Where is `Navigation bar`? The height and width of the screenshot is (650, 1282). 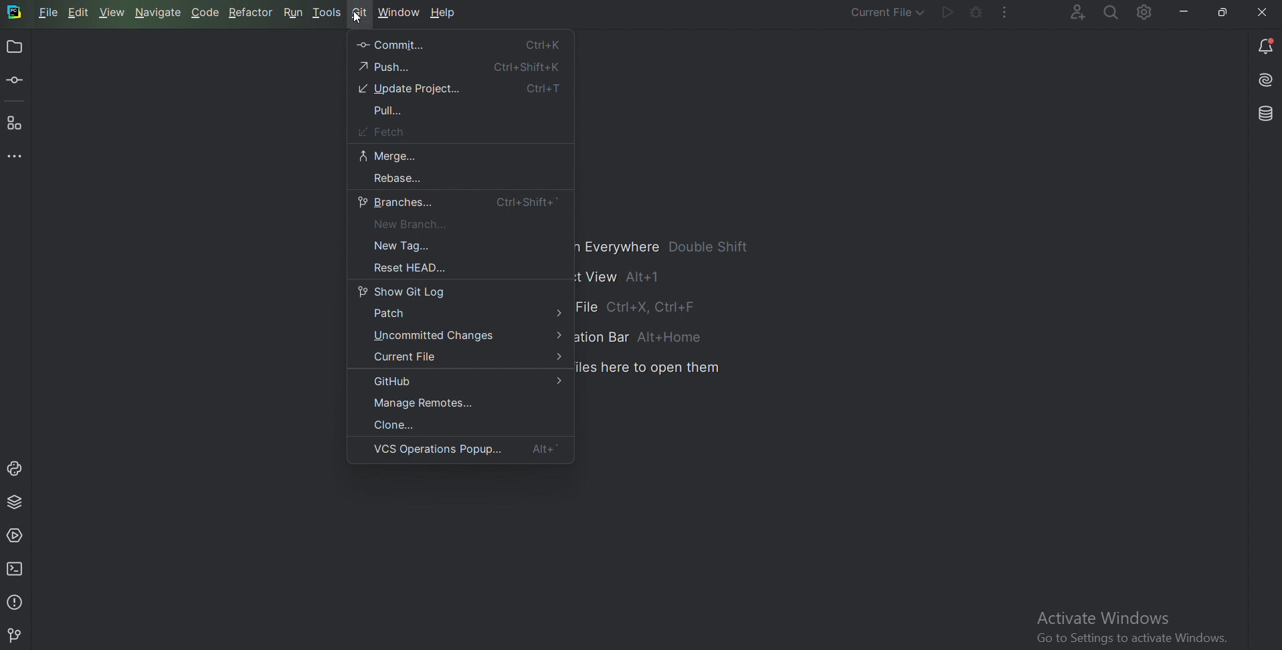 Navigation bar is located at coordinates (646, 338).